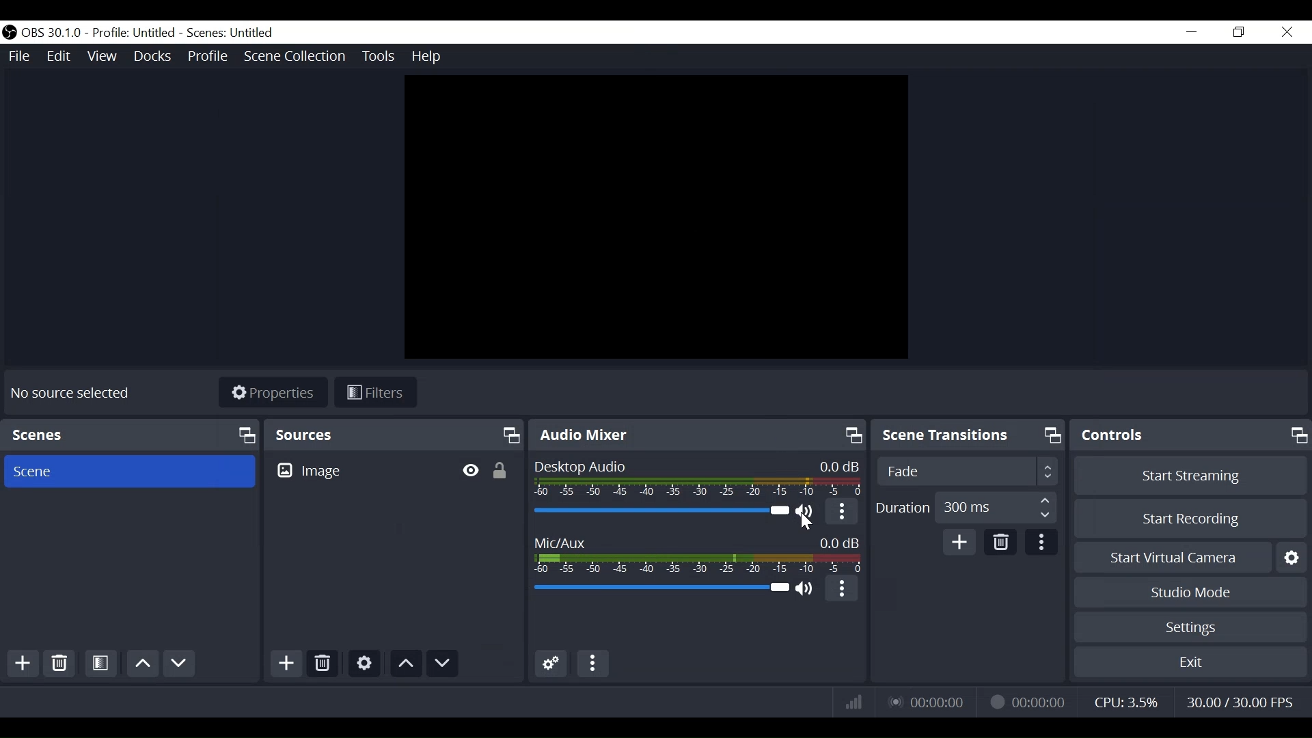  Describe the element at coordinates (100, 667) in the screenshot. I see `Open Scene Filter` at that location.